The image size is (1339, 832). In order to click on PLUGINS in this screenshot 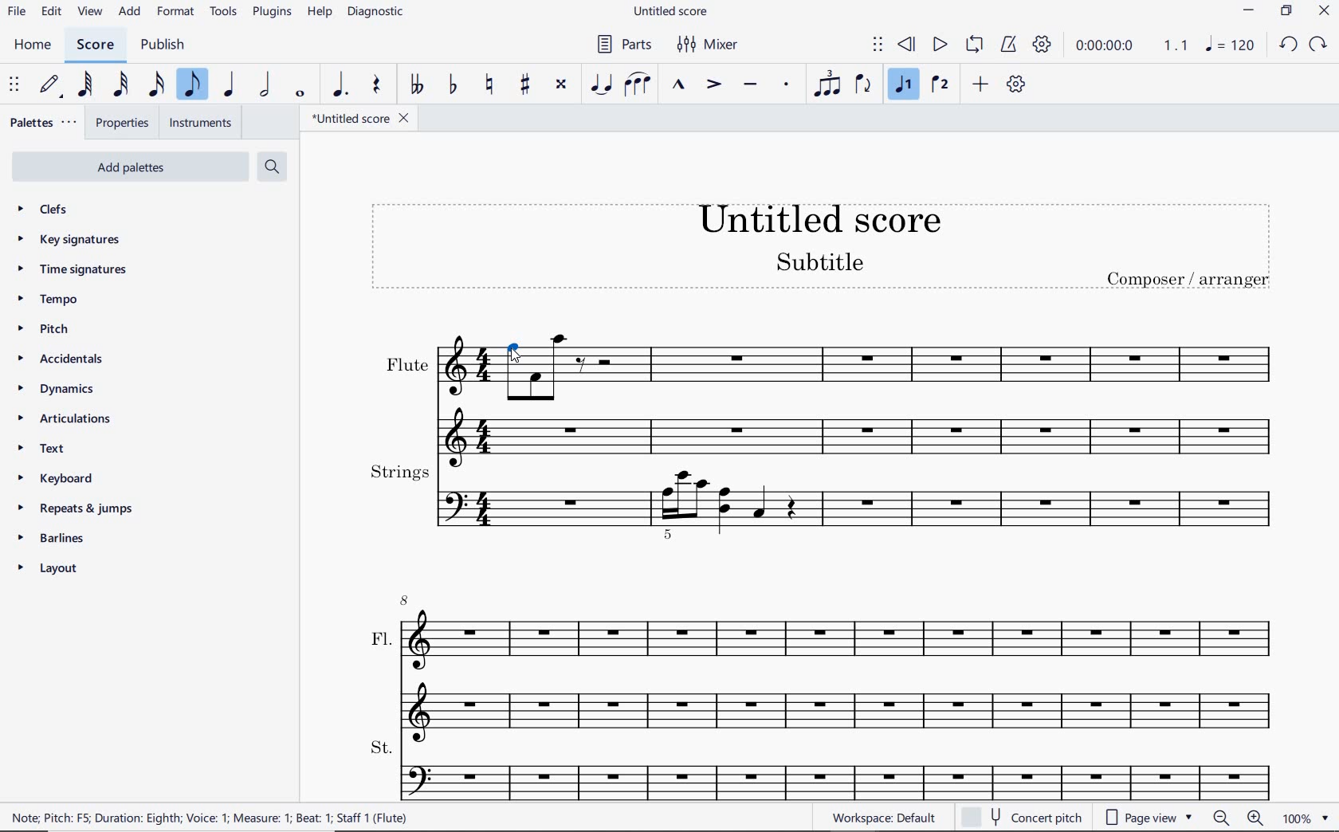, I will do `click(273, 14)`.